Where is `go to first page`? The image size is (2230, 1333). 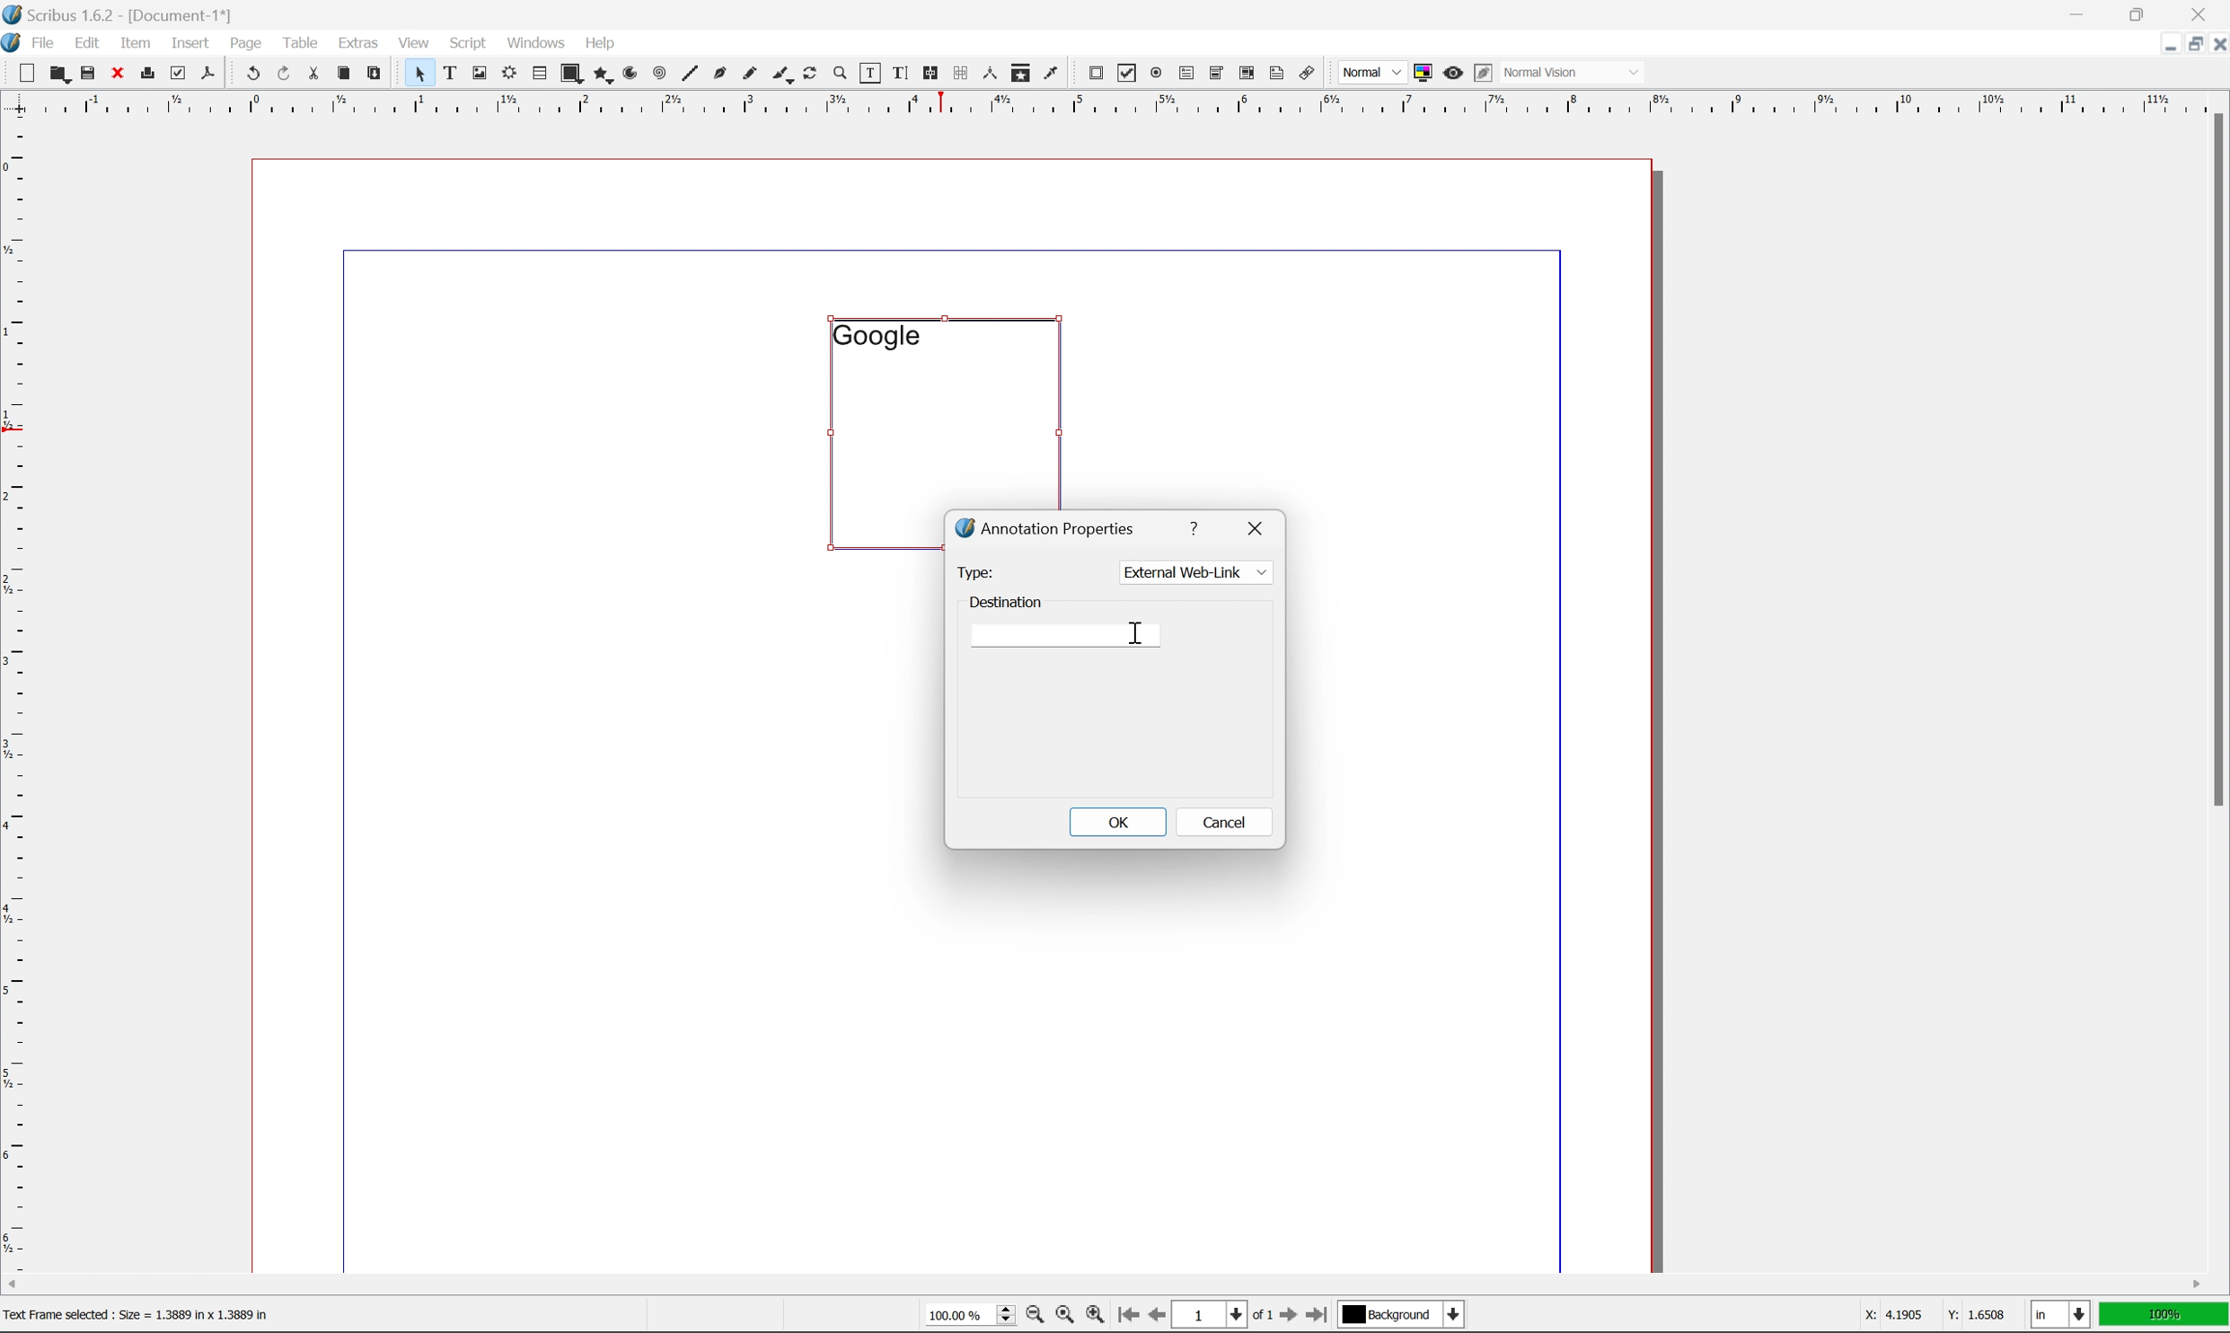 go to first page is located at coordinates (1125, 1315).